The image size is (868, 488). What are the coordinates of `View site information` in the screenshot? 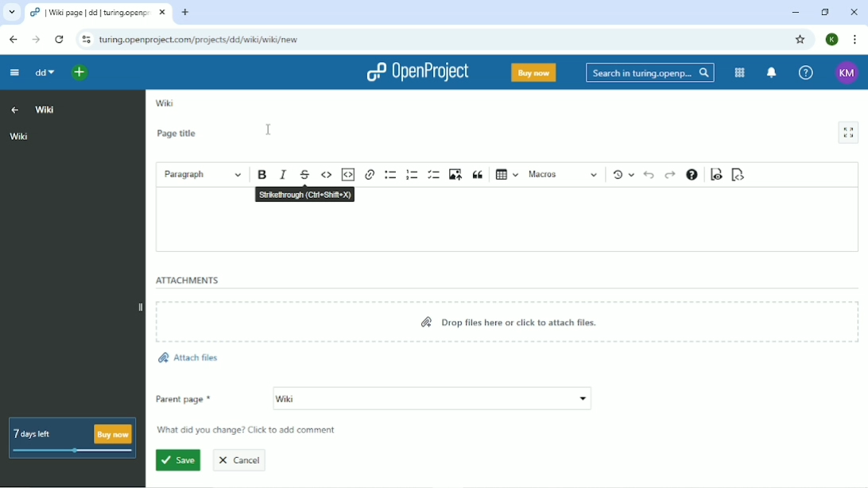 It's located at (84, 40).